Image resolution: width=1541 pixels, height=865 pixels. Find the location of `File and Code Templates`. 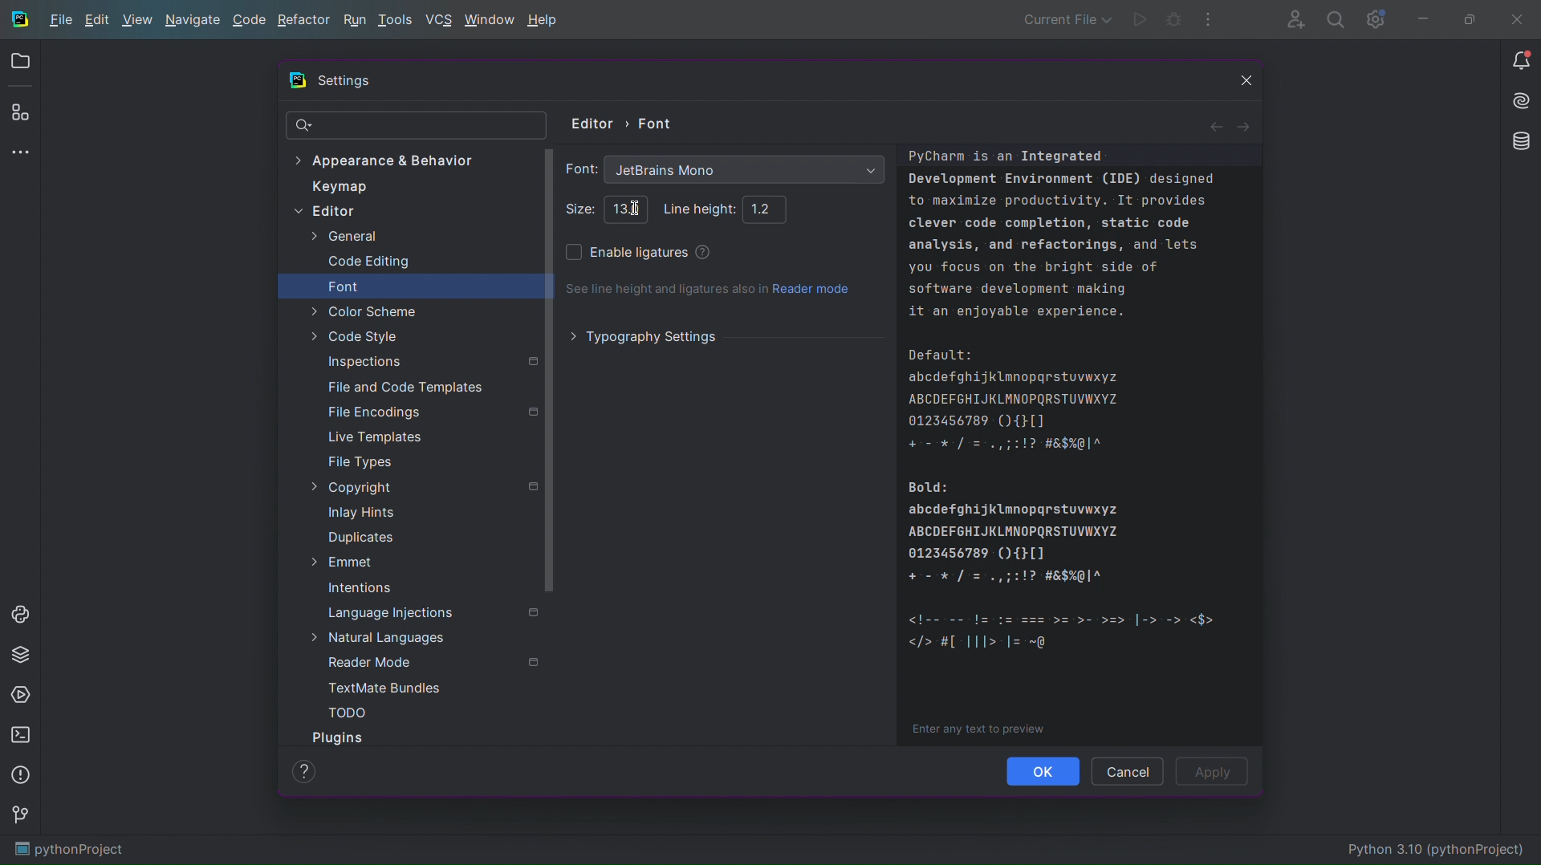

File and Code Templates is located at coordinates (405, 385).